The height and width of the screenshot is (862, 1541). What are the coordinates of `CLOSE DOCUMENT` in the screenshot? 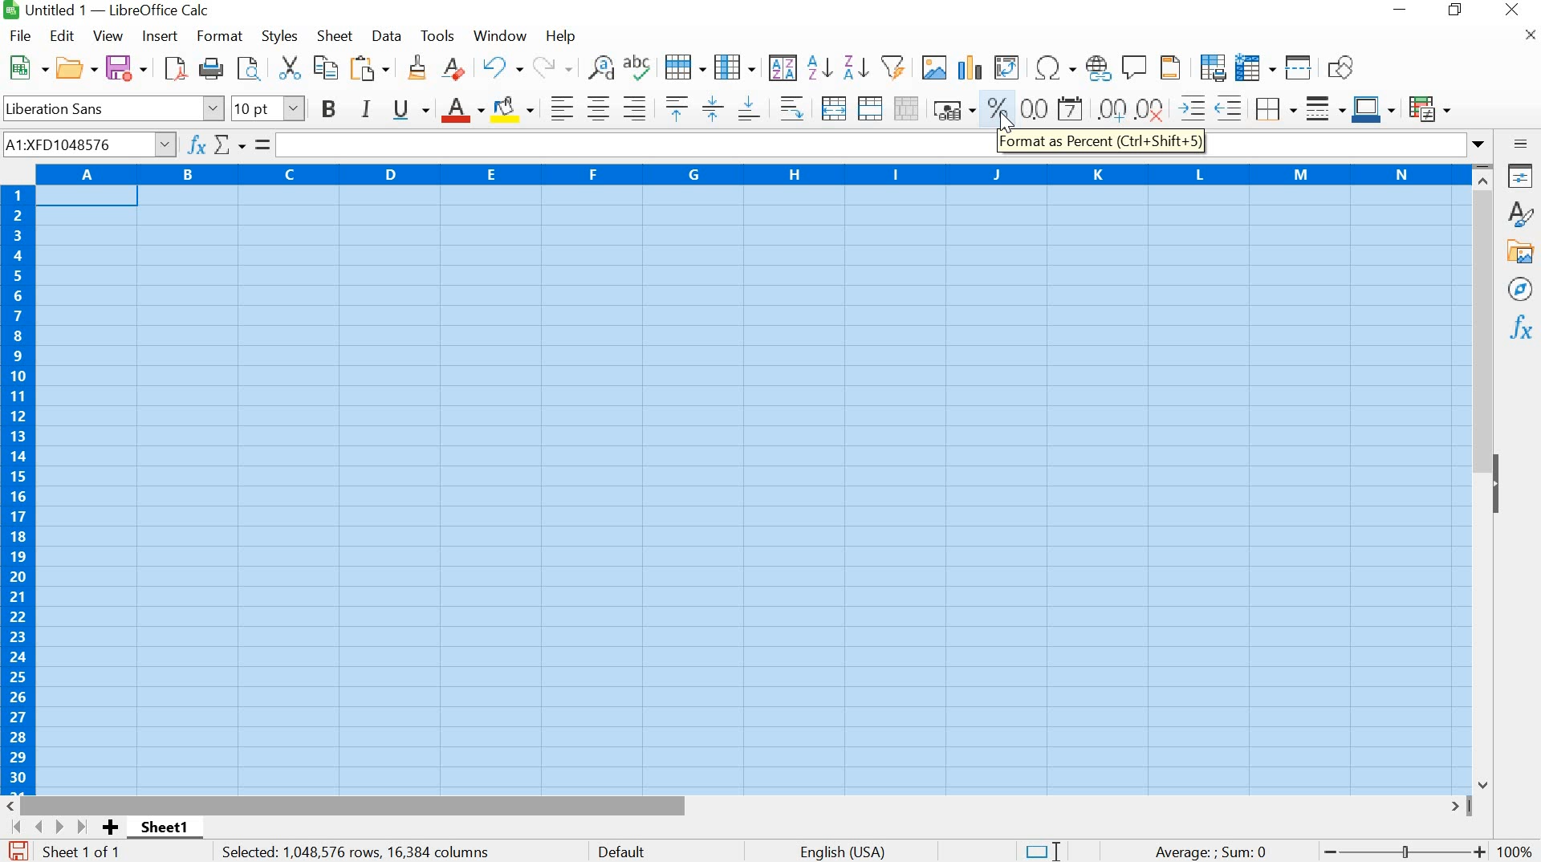 It's located at (1527, 39).